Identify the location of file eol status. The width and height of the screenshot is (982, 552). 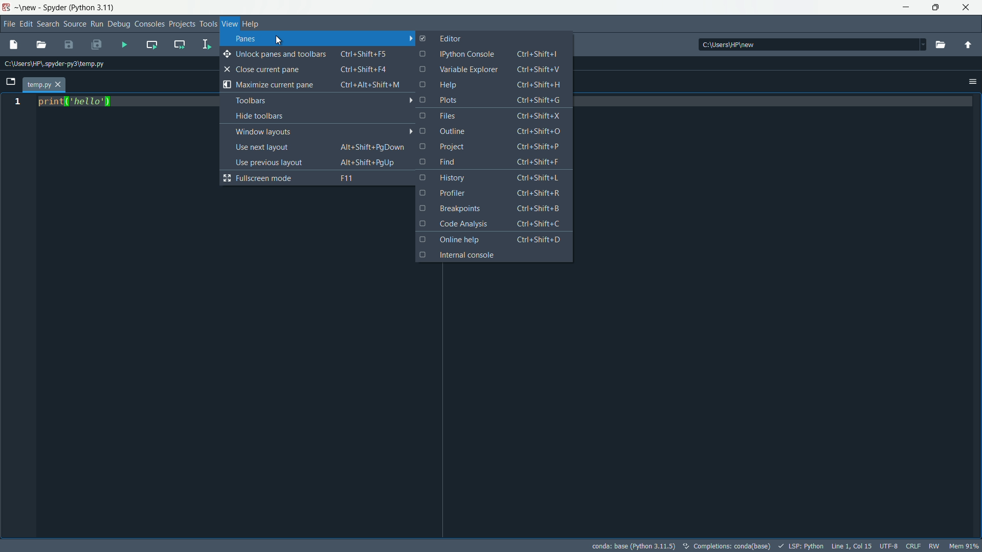
(913, 545).